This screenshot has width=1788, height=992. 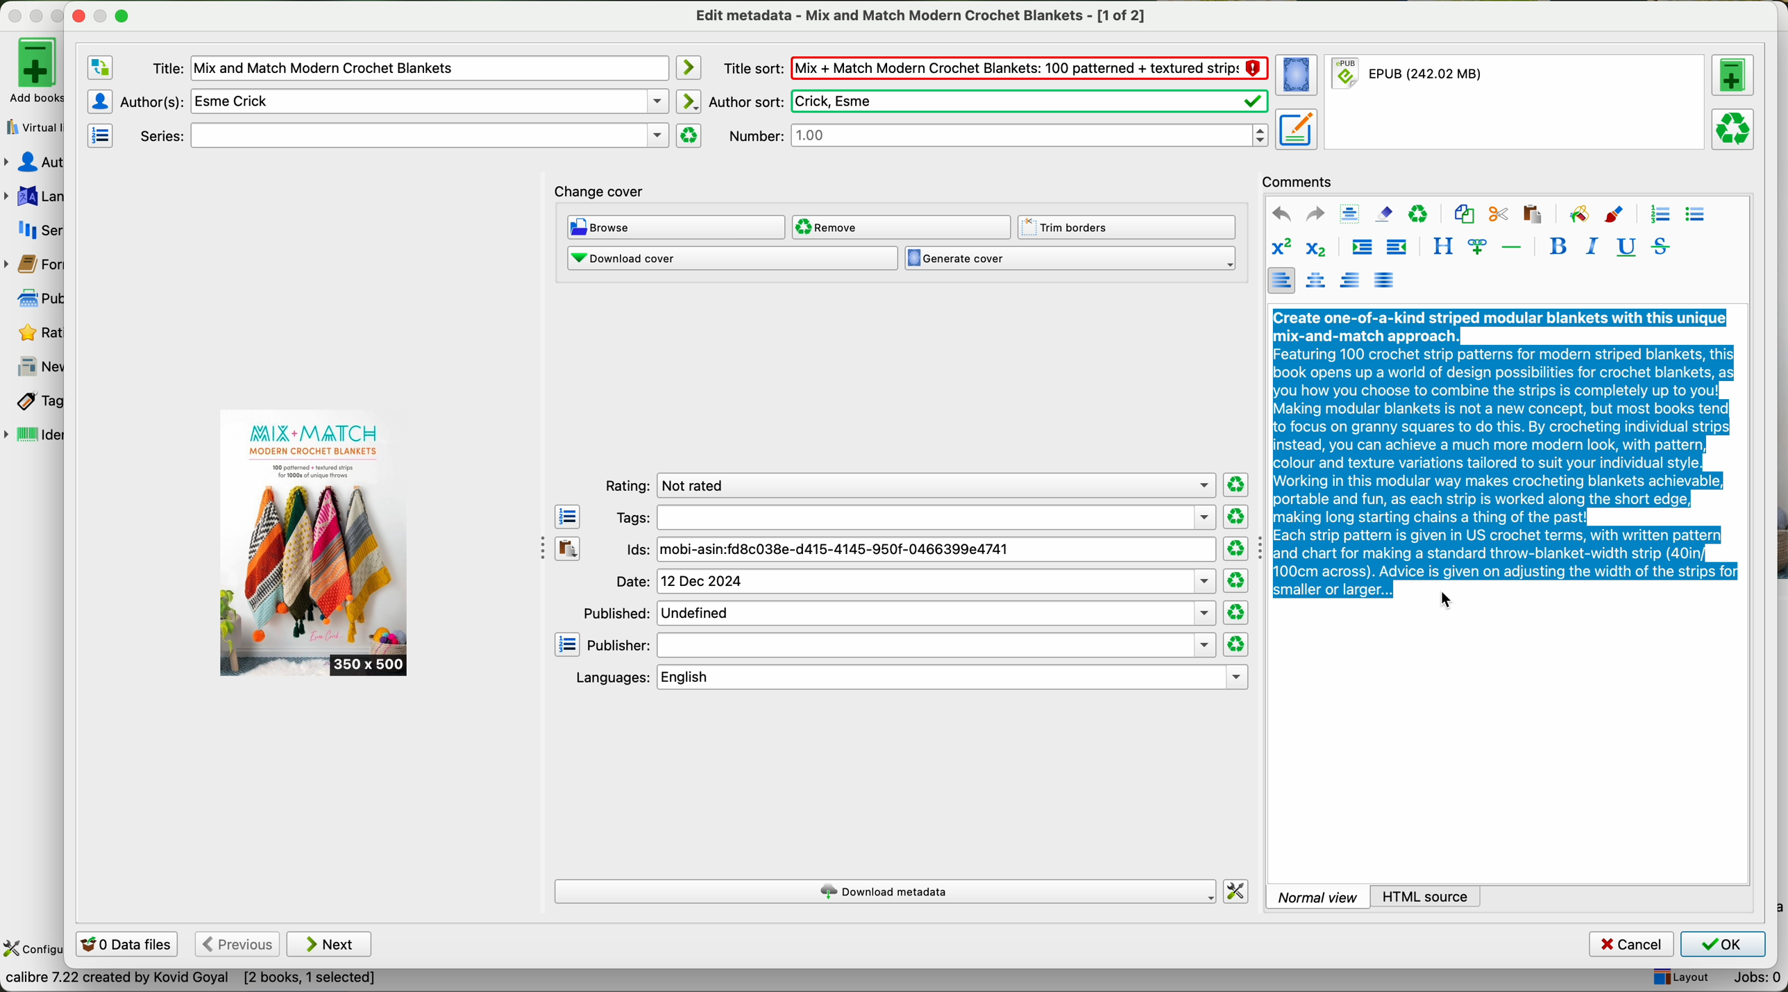 I want to click on Jobs: 0, so click(x=1751, y=980).